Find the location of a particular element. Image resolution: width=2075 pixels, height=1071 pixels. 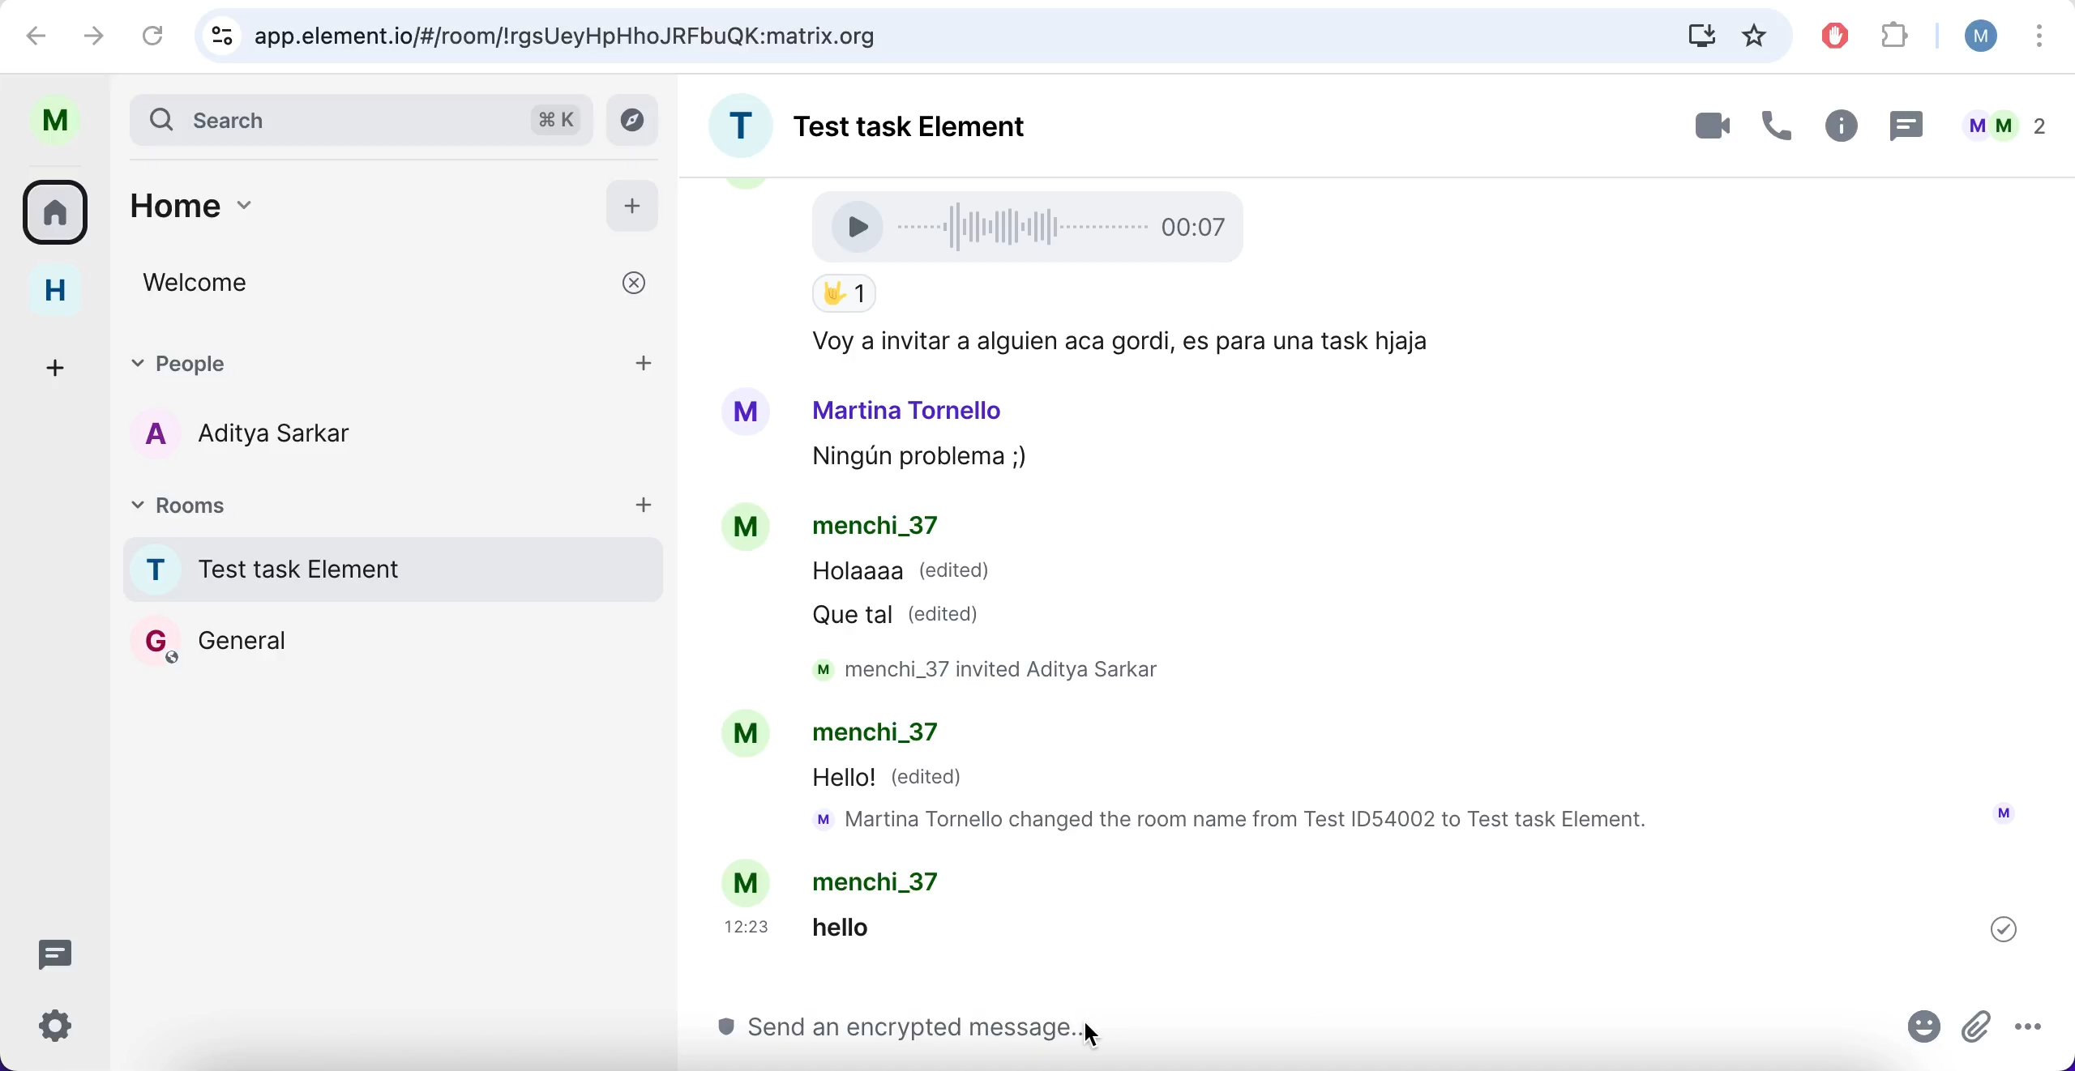

home is located at coordinates (337, 214).